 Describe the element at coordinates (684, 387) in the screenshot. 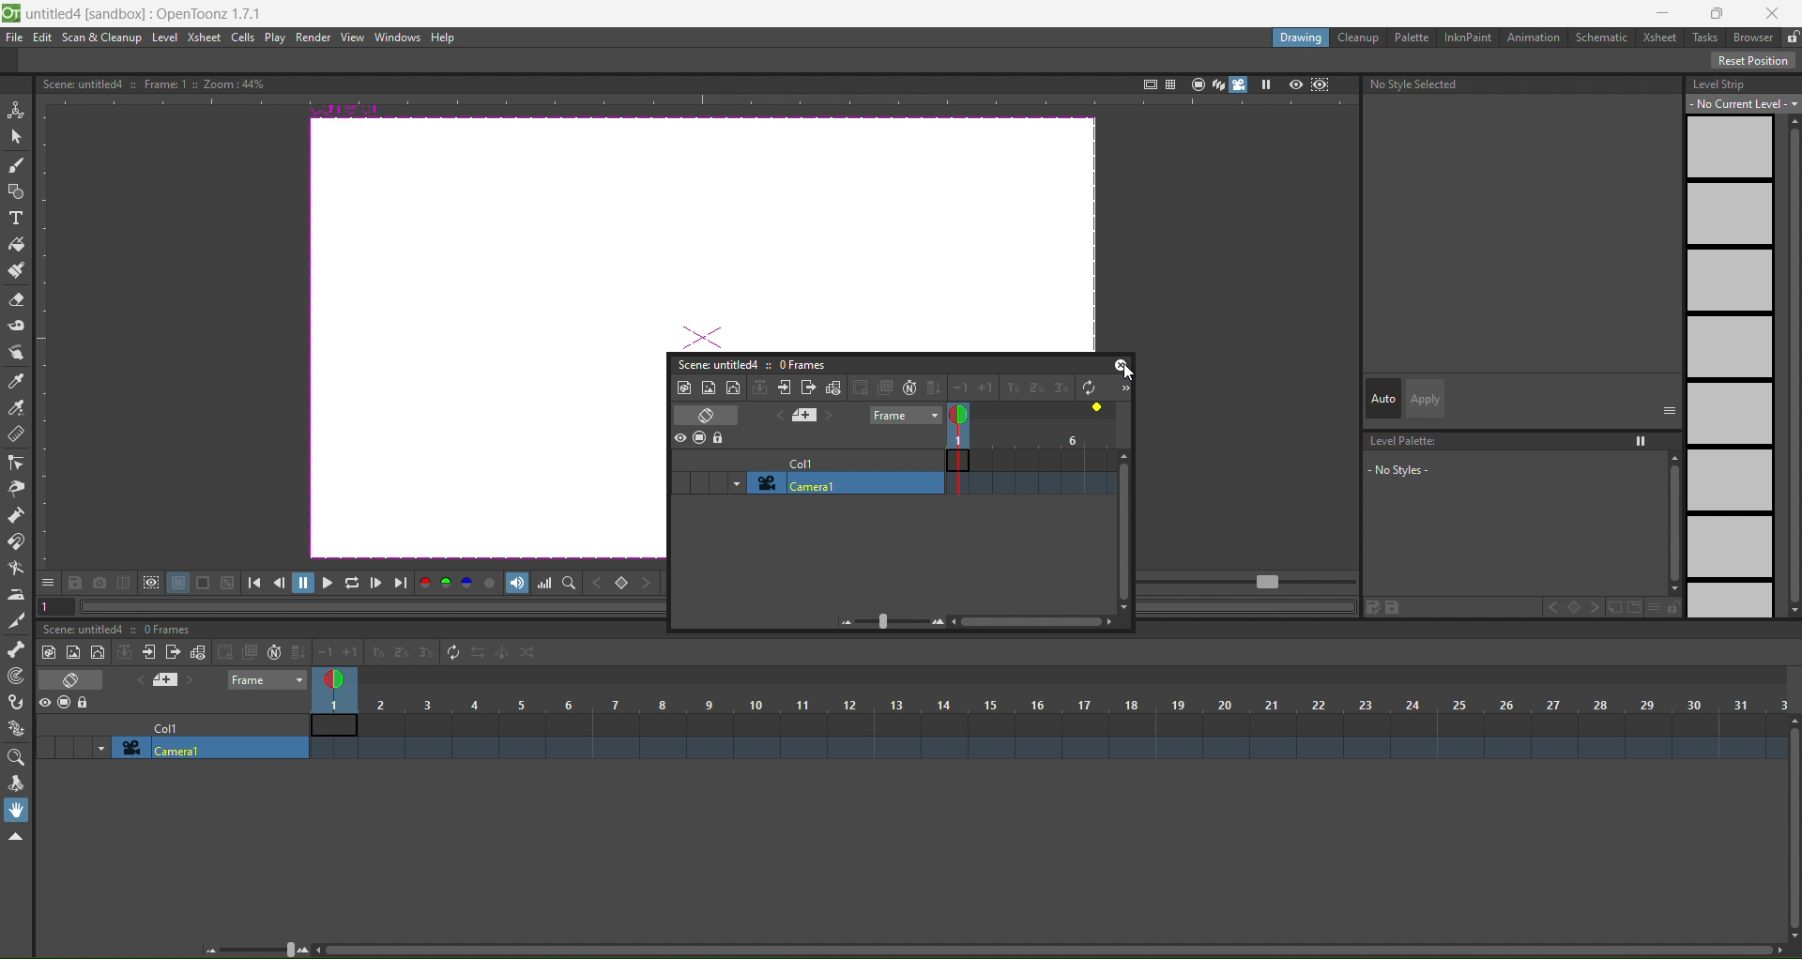

I see `new toonz raster level` at that location.